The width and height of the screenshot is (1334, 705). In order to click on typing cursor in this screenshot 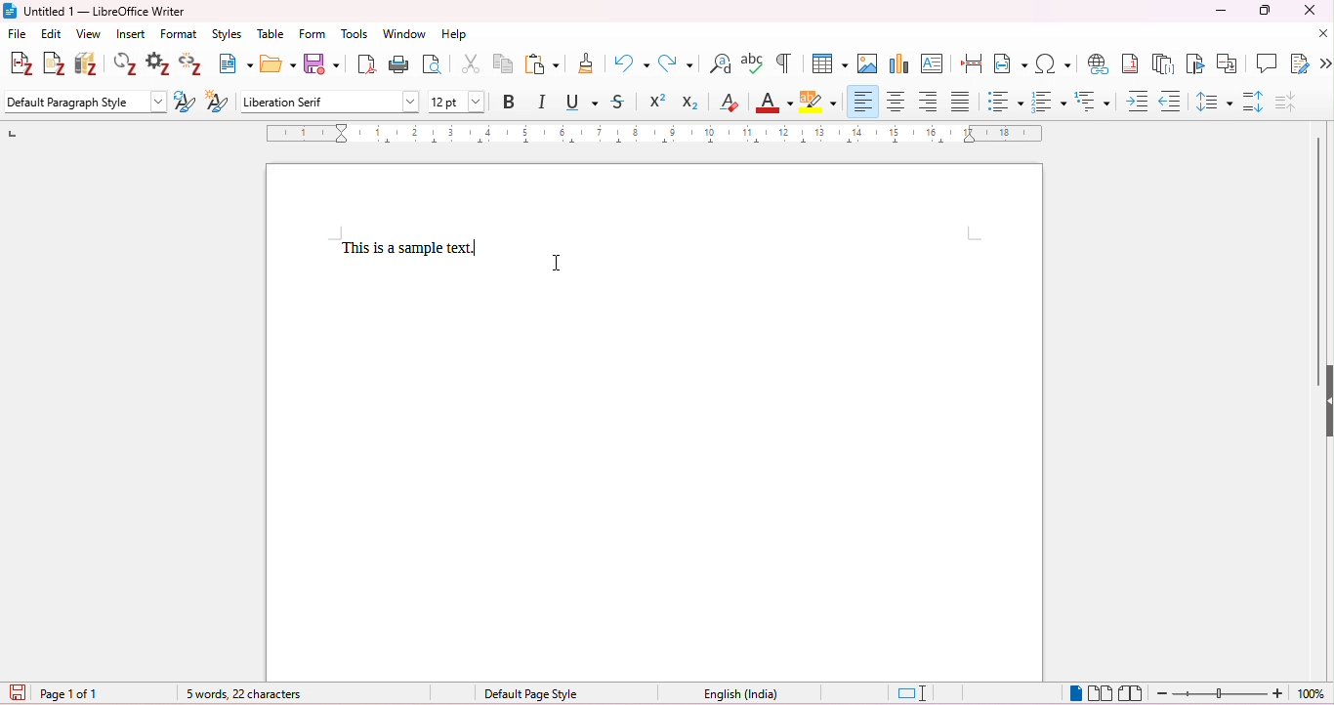, I will do `click(480, 247)`.